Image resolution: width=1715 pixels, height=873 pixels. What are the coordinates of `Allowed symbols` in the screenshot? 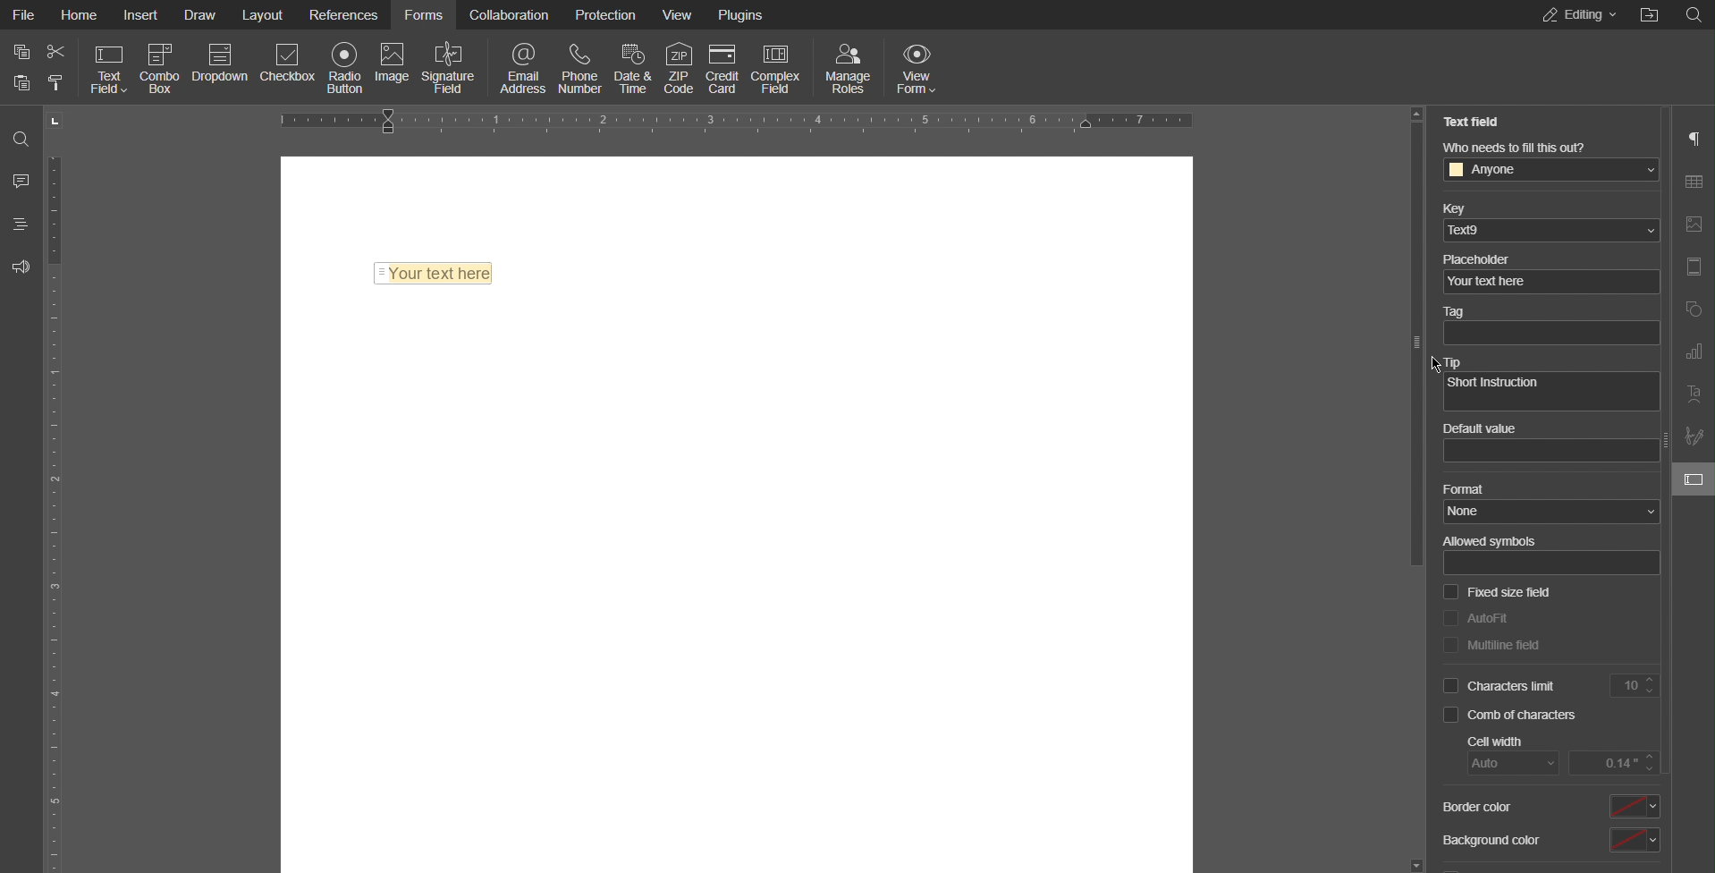 It's located at (1492, 538).